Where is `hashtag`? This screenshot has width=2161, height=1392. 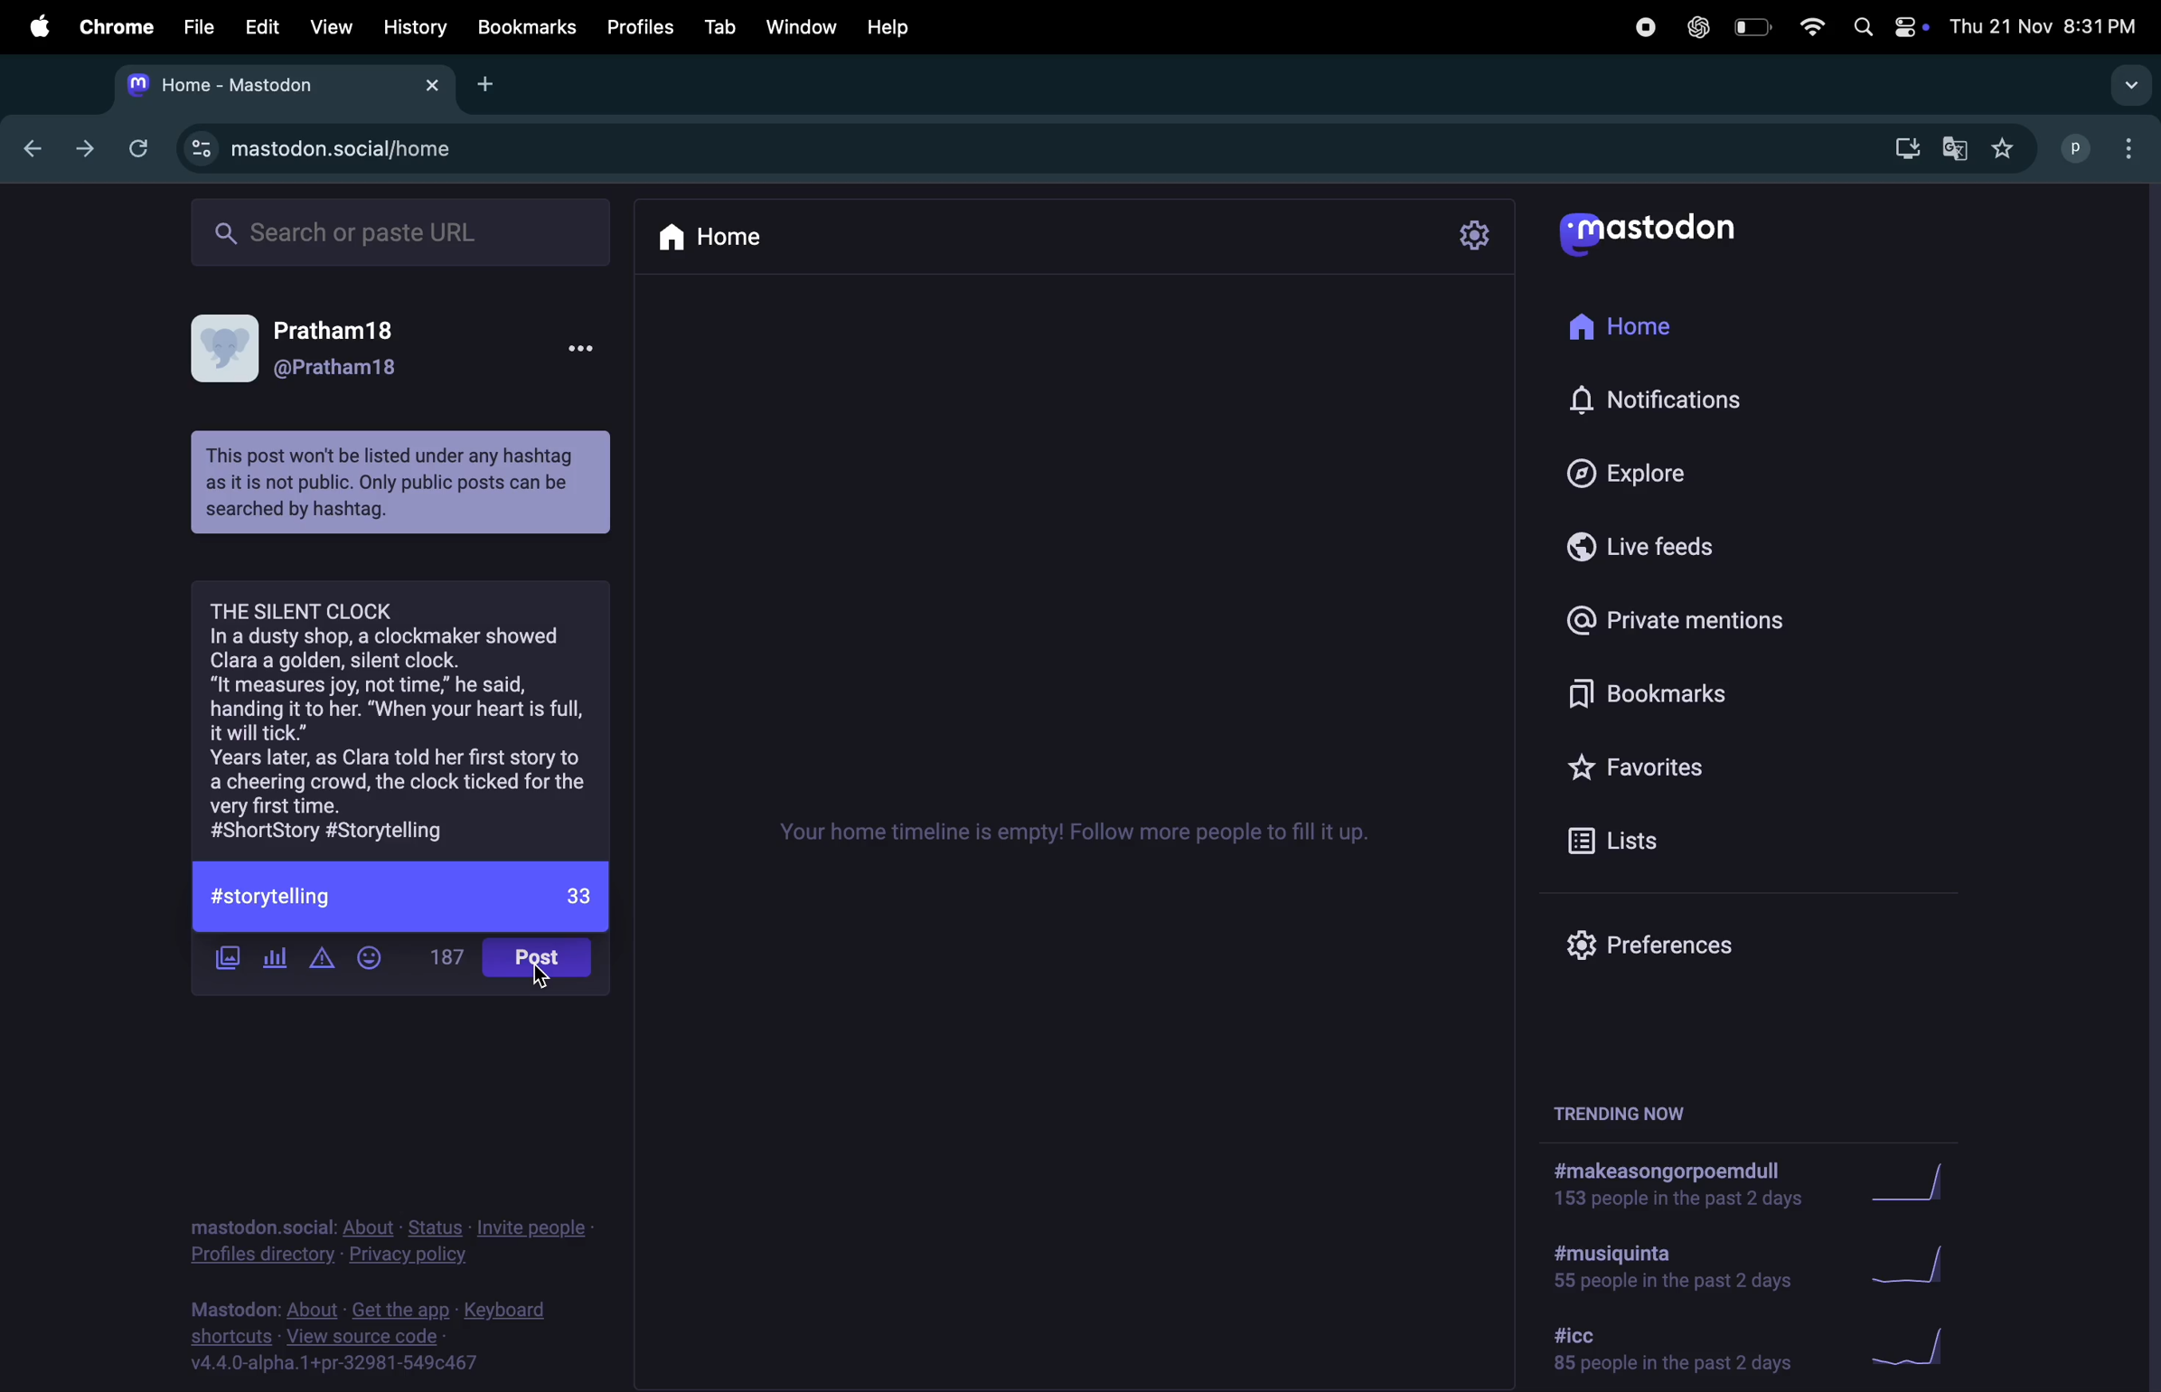 hashtag is located at coordinates (1671, 1347).